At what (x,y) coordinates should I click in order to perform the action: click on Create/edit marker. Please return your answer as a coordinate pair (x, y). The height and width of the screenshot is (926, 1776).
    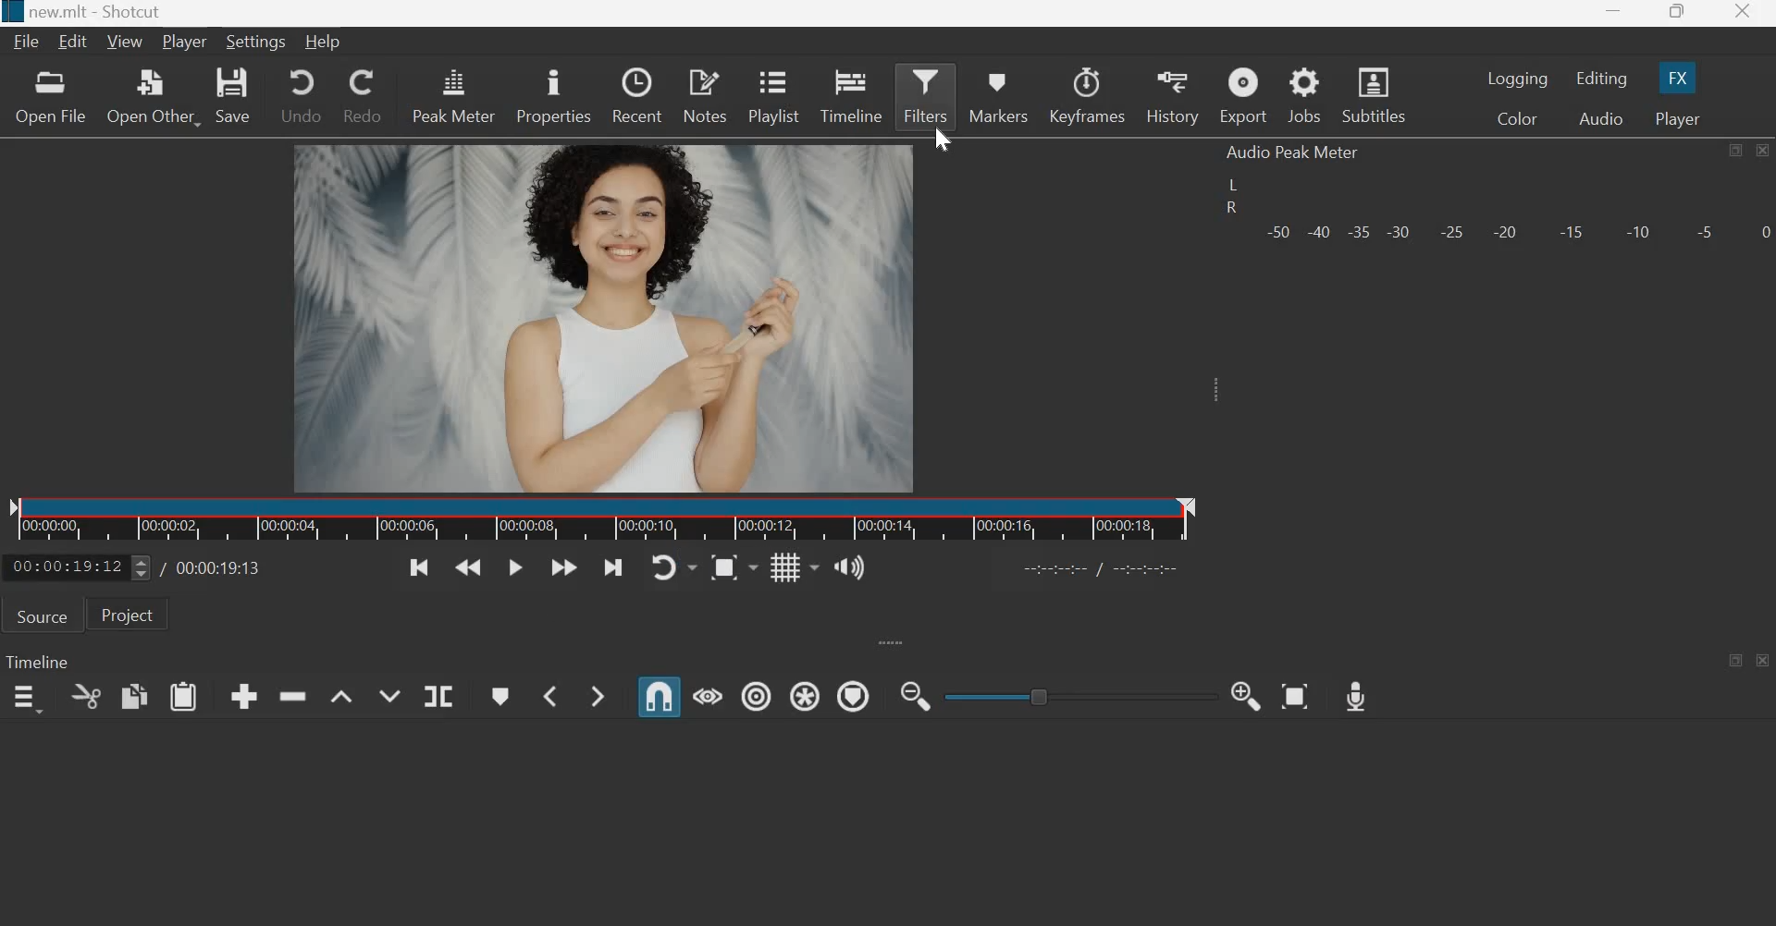
    Looking at the image, I should click on (501, 697).